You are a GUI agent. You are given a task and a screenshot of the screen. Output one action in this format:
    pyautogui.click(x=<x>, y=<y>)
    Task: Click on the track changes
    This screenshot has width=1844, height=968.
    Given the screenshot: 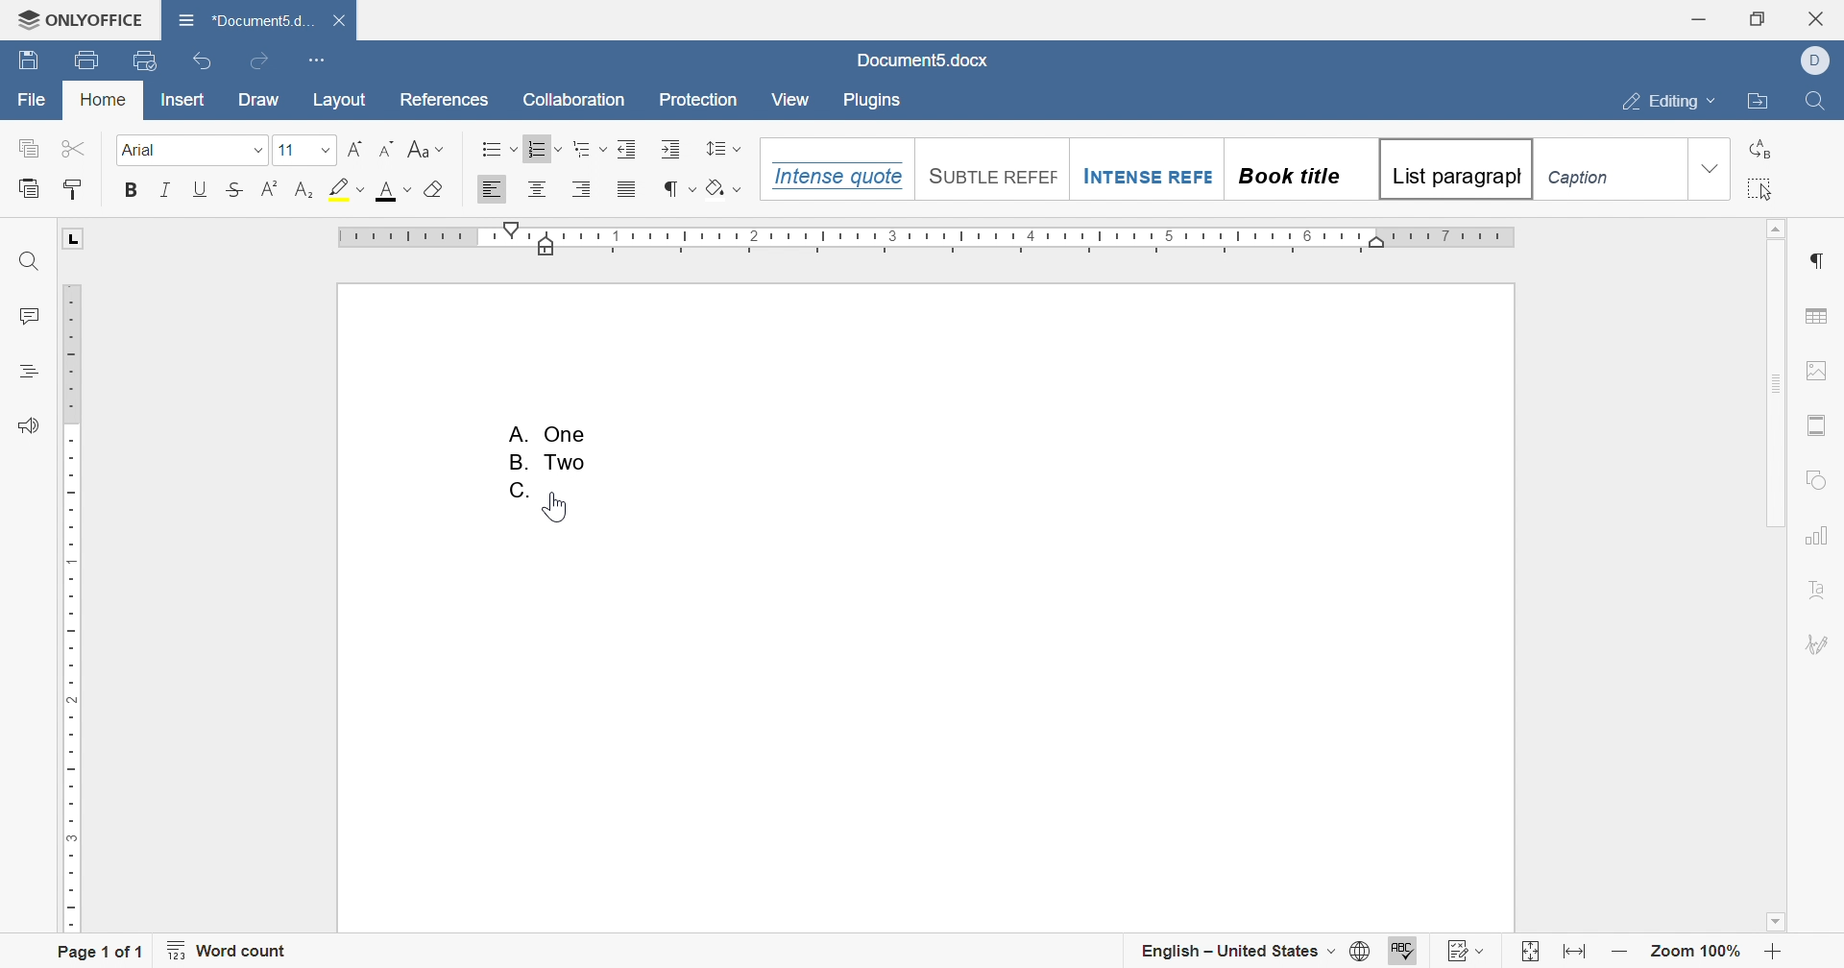 What is the action you would take?
    pyautogui.click(x=1465, y=951)
    